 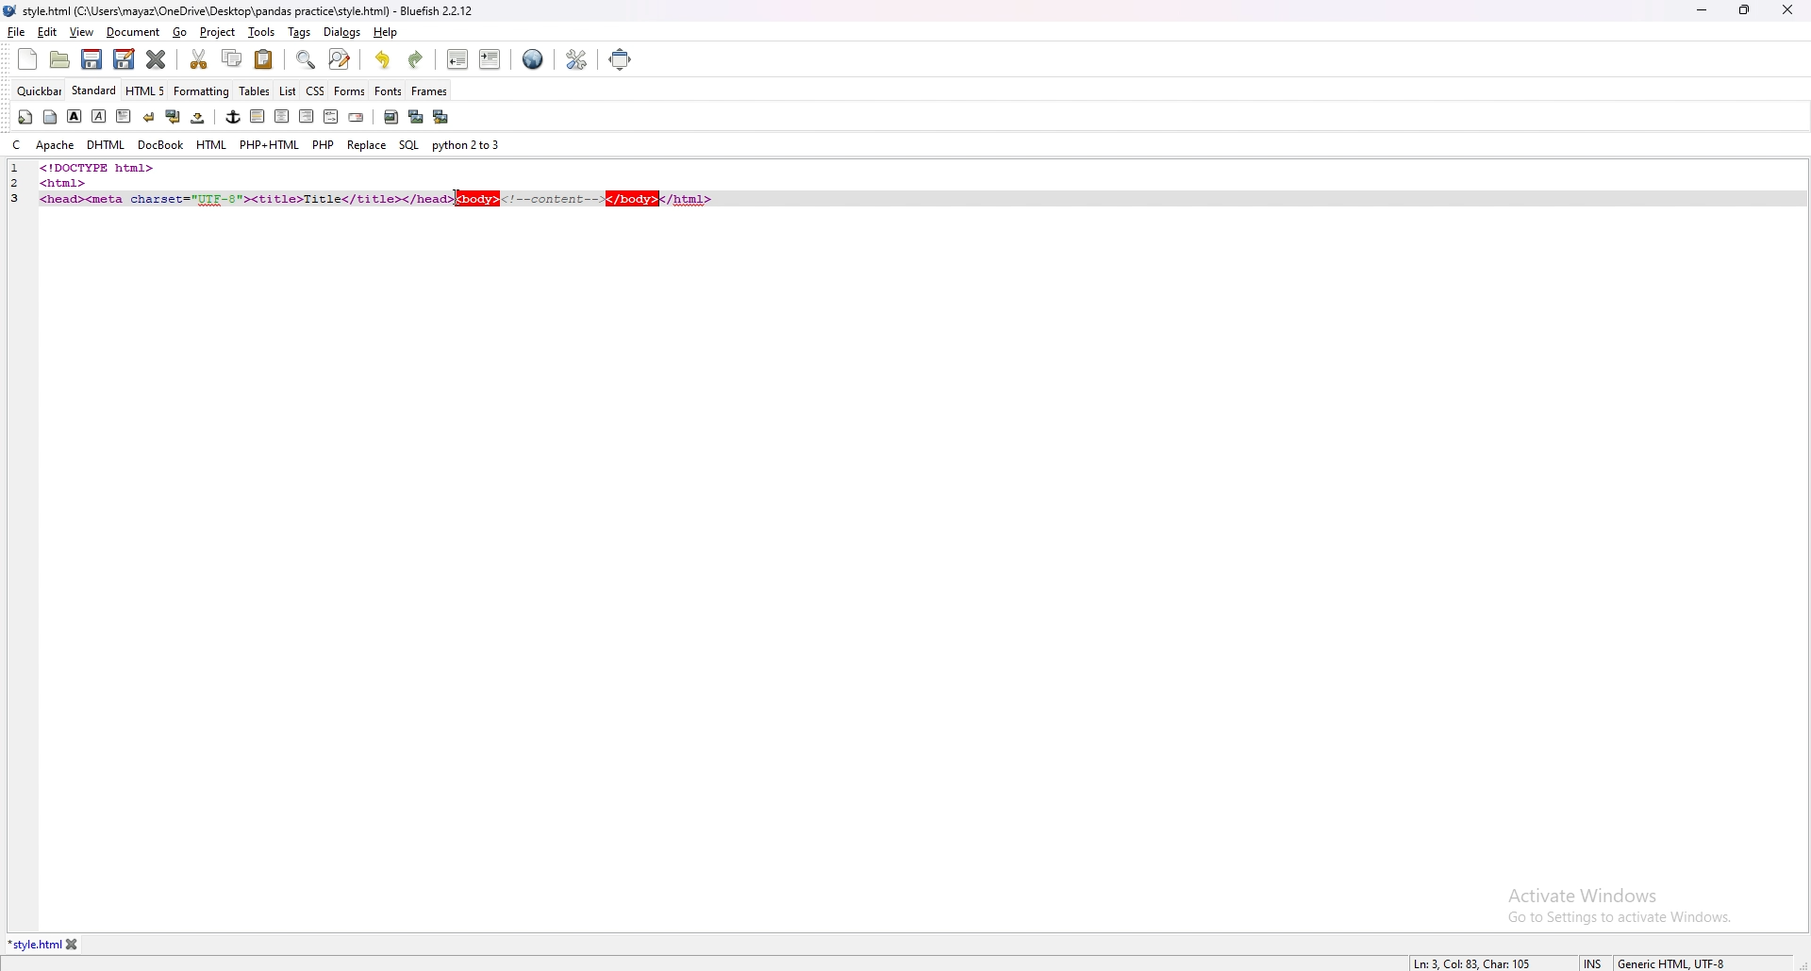 What do you see at coordinates (1469, 962) in the screenshot?
I see `line info` at bounding box center [1469, 962].